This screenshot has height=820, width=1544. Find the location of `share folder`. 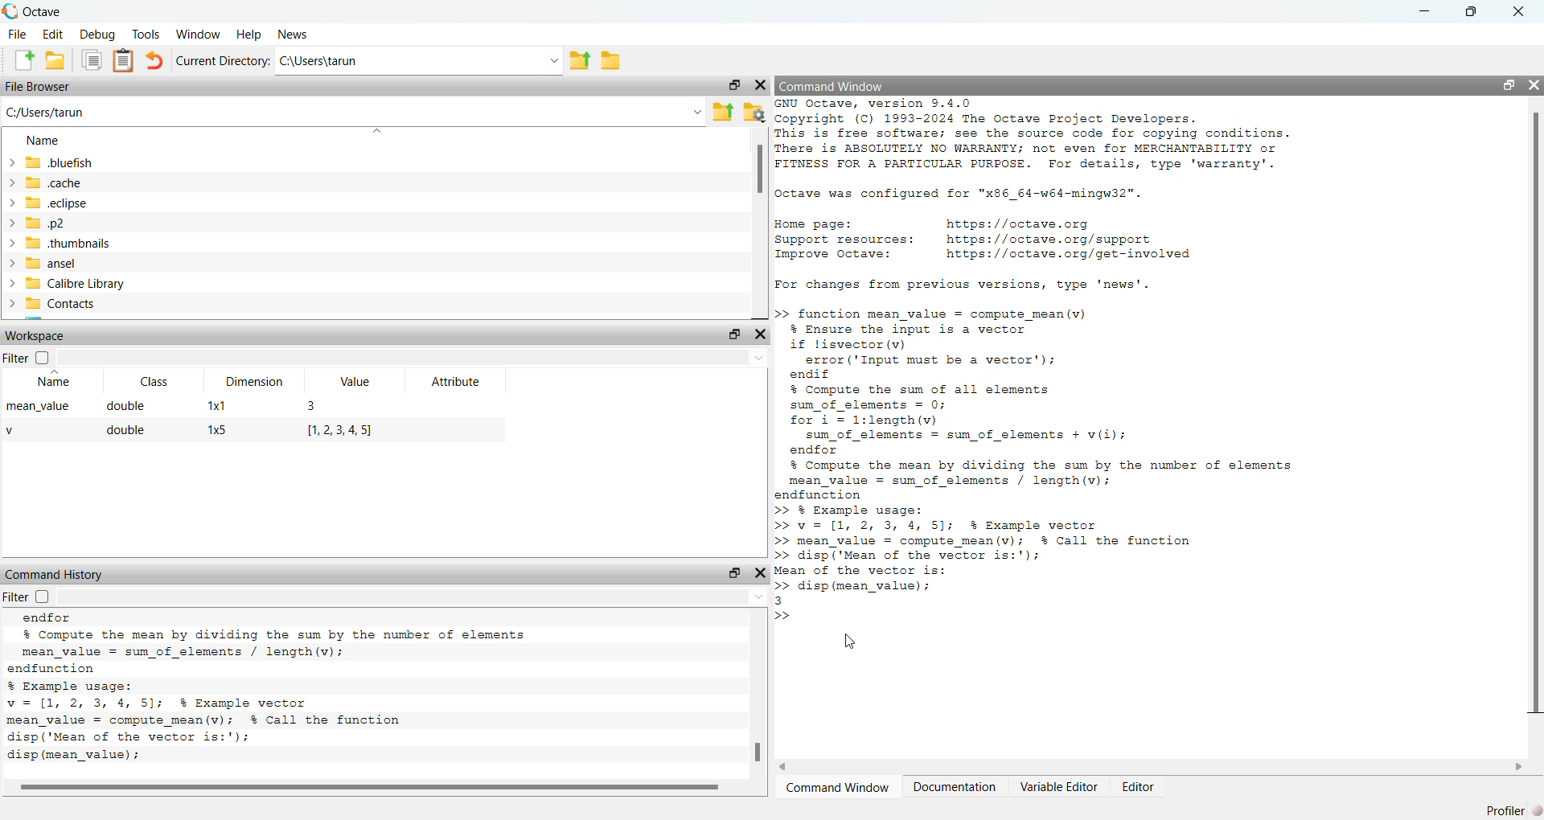

share folder is located at coordinates (723, 113).